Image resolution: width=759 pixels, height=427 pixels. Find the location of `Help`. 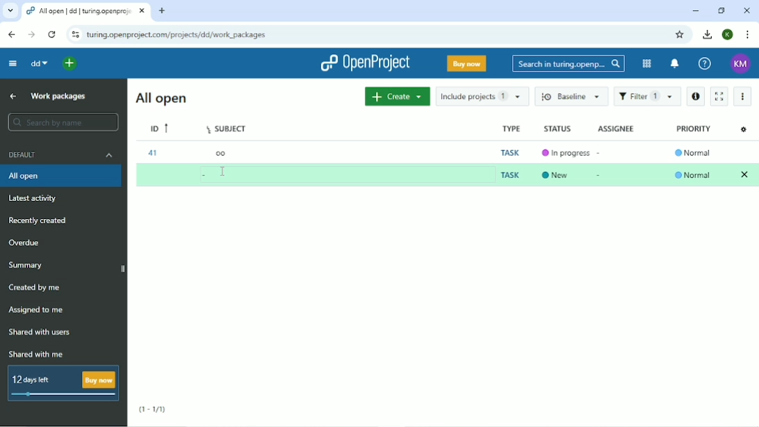

Help is located at coordinates (705, 64).